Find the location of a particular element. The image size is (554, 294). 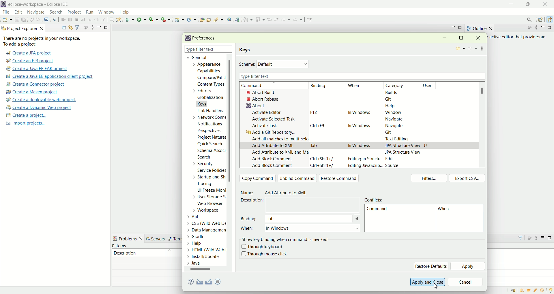

project explorer is located at coordinates (23, 28).